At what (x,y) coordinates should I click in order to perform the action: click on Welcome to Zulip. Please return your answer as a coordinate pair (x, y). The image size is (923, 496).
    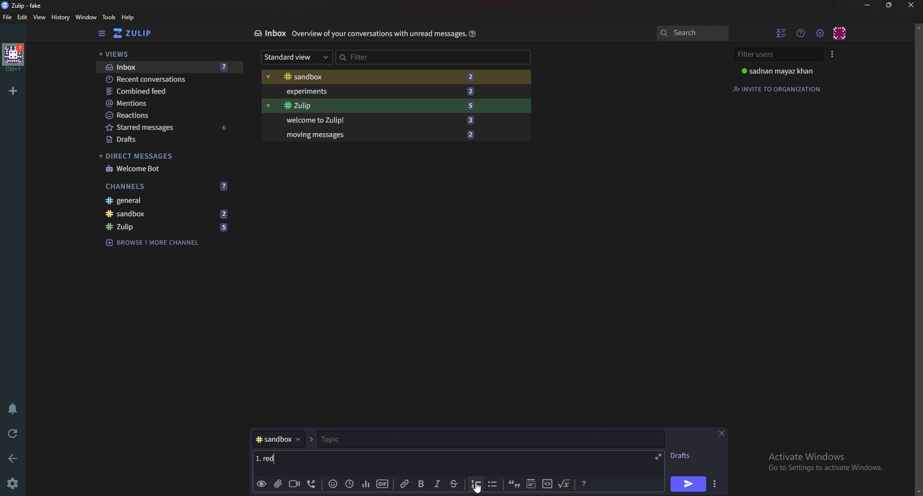
    Looking at the image, I should click on (377, 121).